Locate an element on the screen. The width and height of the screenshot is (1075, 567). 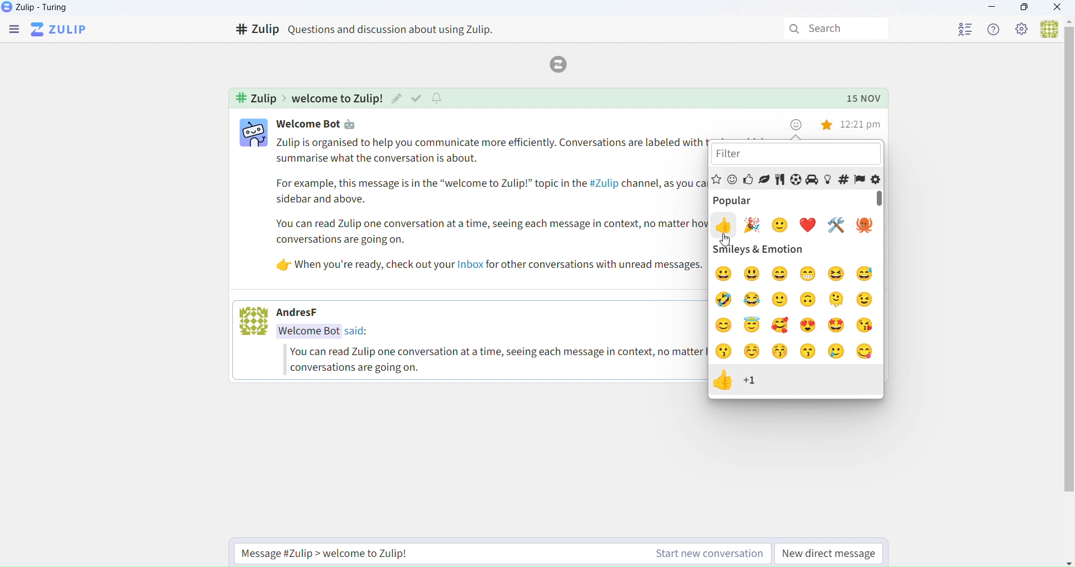
big laugh with tears is located at coordinates (725, 298).